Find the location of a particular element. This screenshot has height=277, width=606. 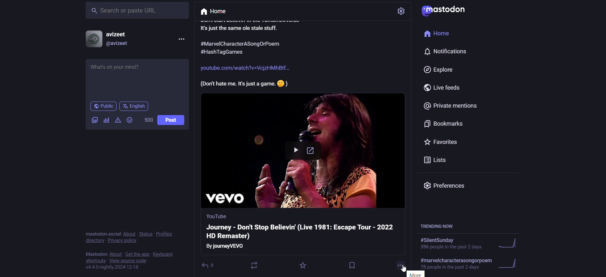

live feeds is located at coordinates (446, 88).